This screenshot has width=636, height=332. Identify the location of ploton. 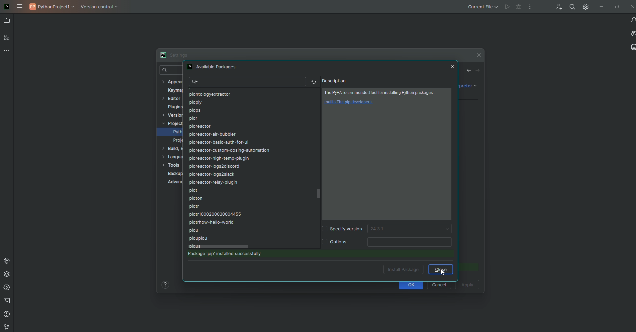
(196, 199).